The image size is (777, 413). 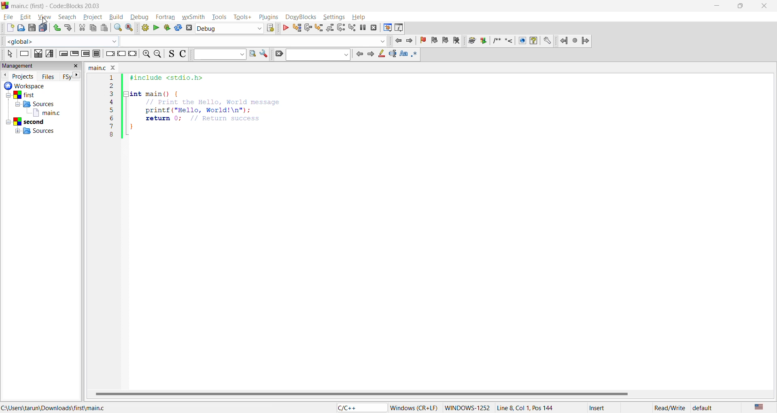 What do you see at coordinates (704, 408) in the screenshot?
I see `default` at bounding box center [704, 408].